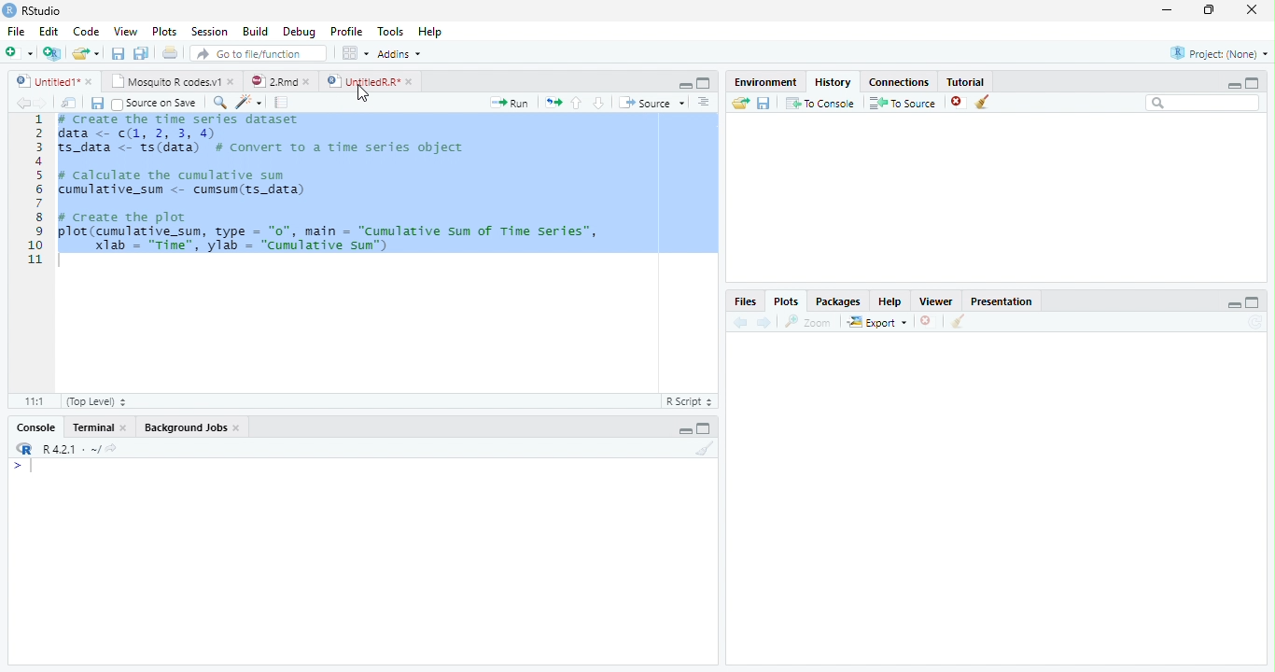 This screenshot has height=672, width=1275. I want to click on Input Cursor, so click(38, 463).